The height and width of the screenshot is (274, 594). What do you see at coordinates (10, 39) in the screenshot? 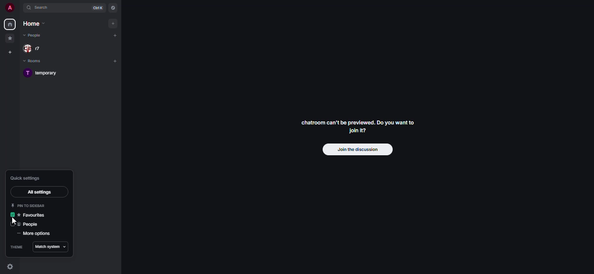
I see `favorites` at bounding box center [10, 39].